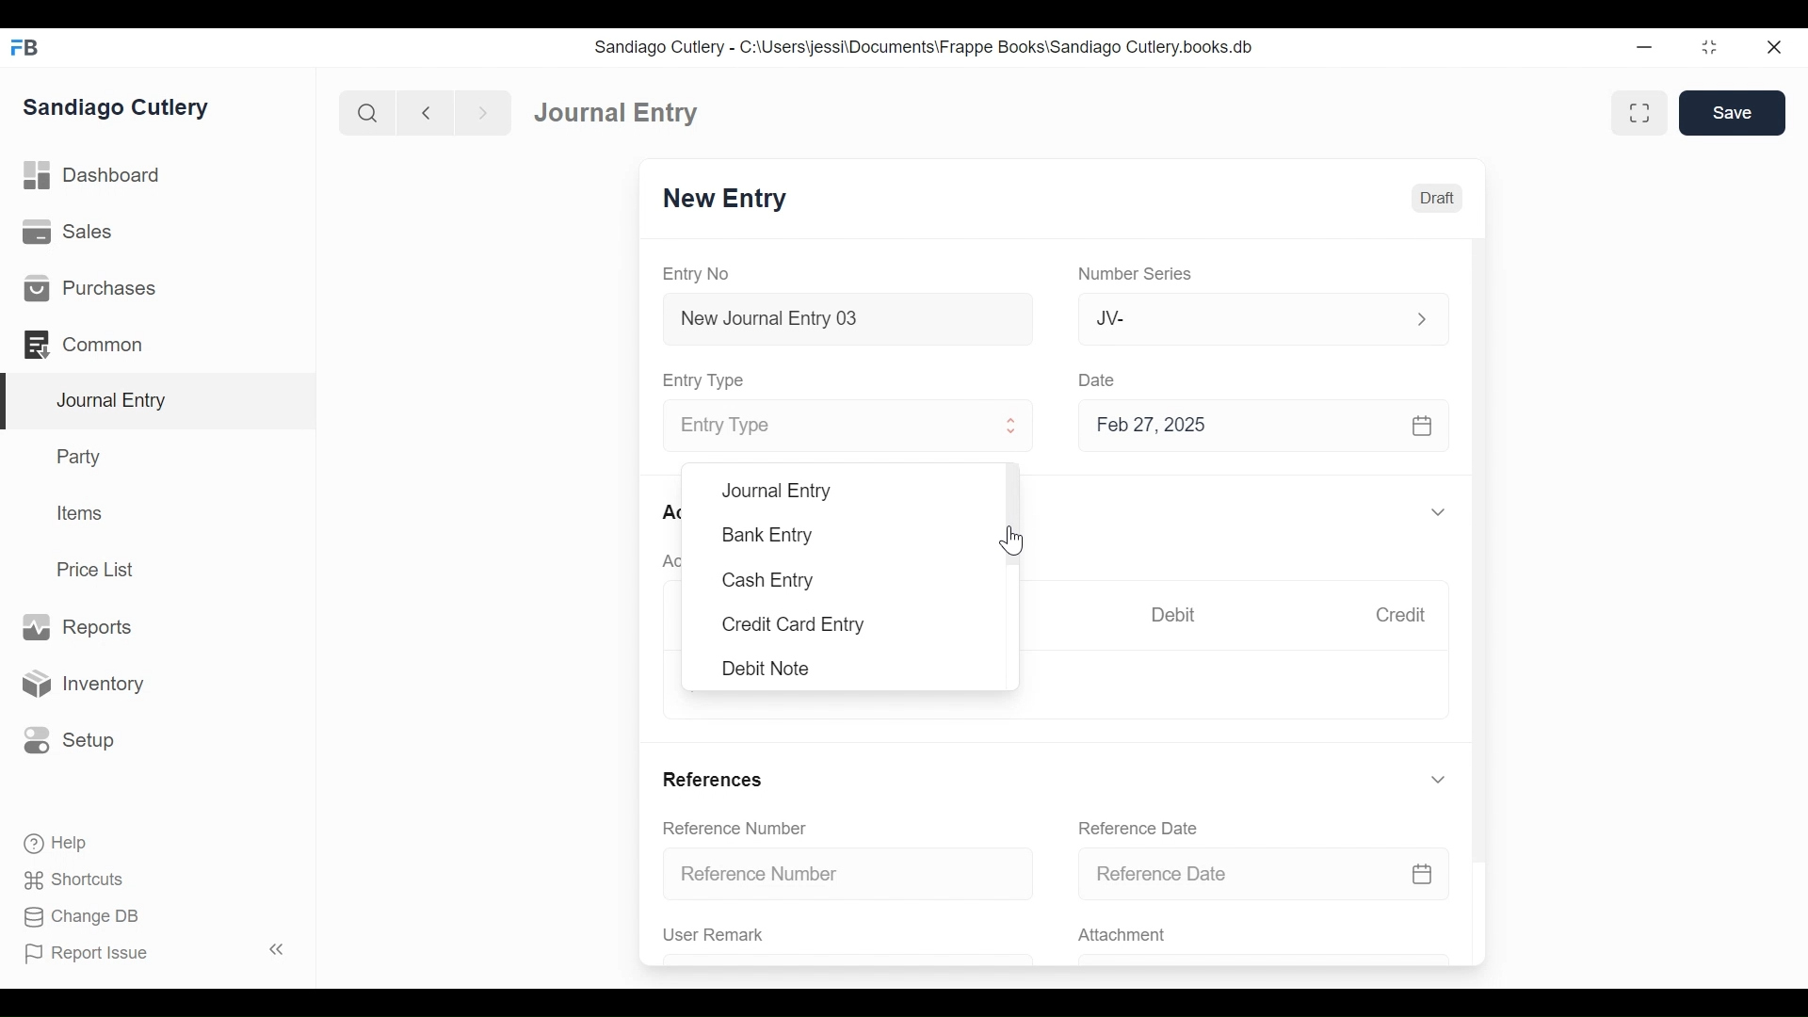 The image size is (1808, 1017). Describe the element at coordinates (80, 917) in the screenshot. I see `Change DB` at that location.